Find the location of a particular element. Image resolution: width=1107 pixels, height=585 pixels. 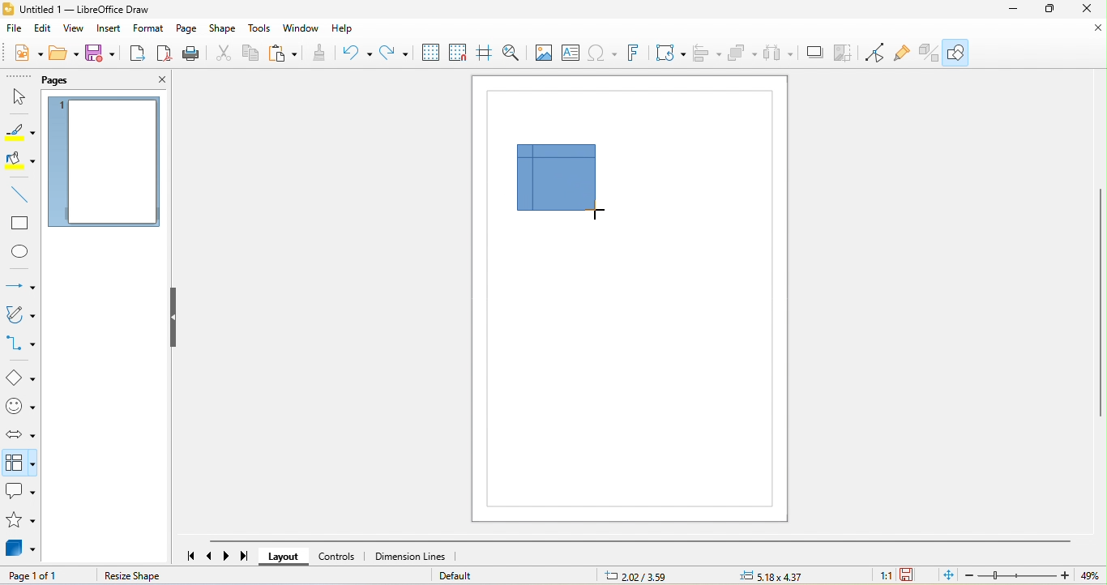

special character is located at coordinates (604, 55).